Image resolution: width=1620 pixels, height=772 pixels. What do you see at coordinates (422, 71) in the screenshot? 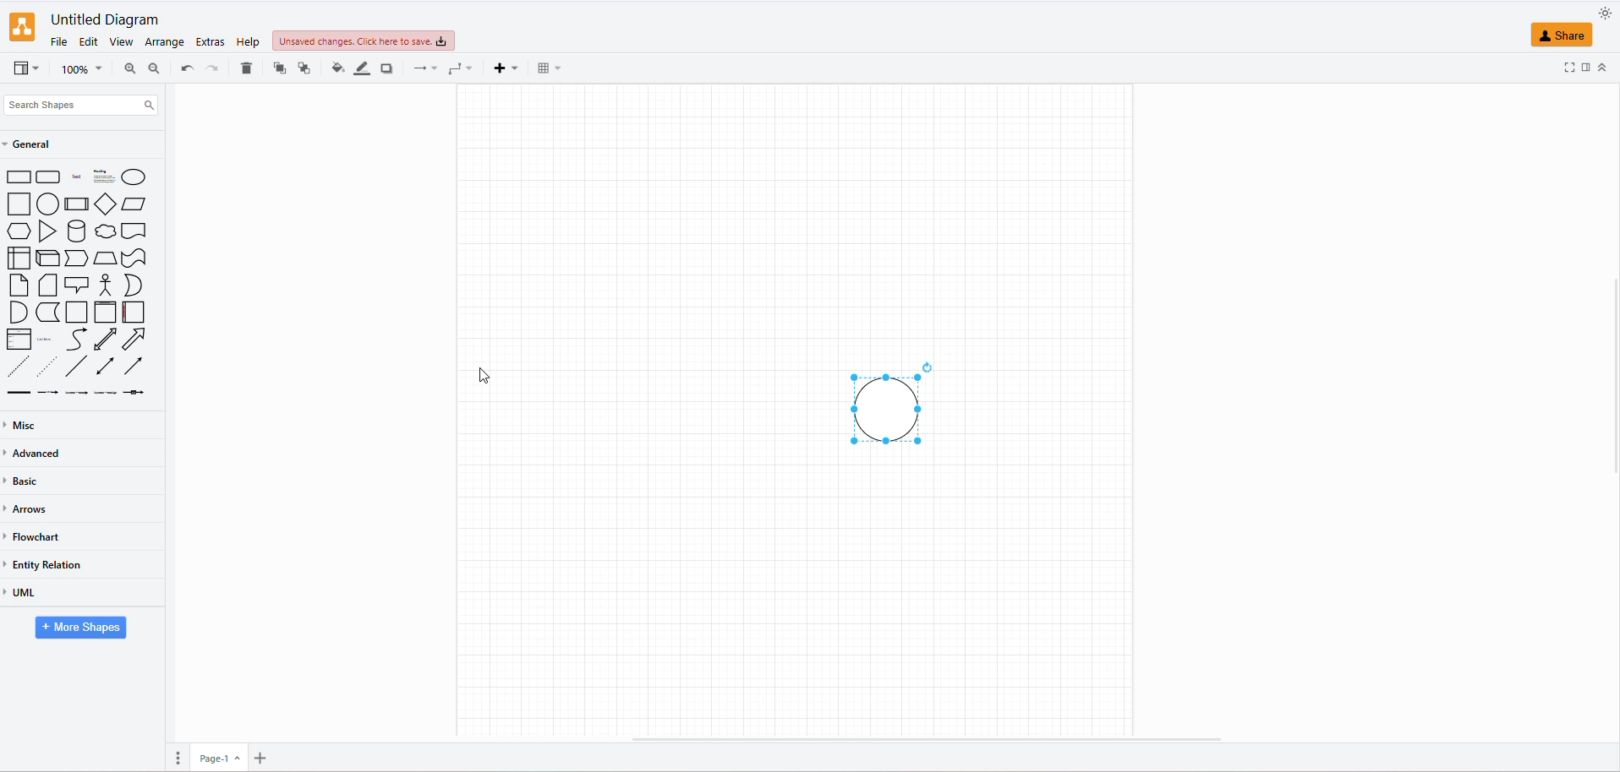
I see `CONNECTION` at bounding box center [422, 71].